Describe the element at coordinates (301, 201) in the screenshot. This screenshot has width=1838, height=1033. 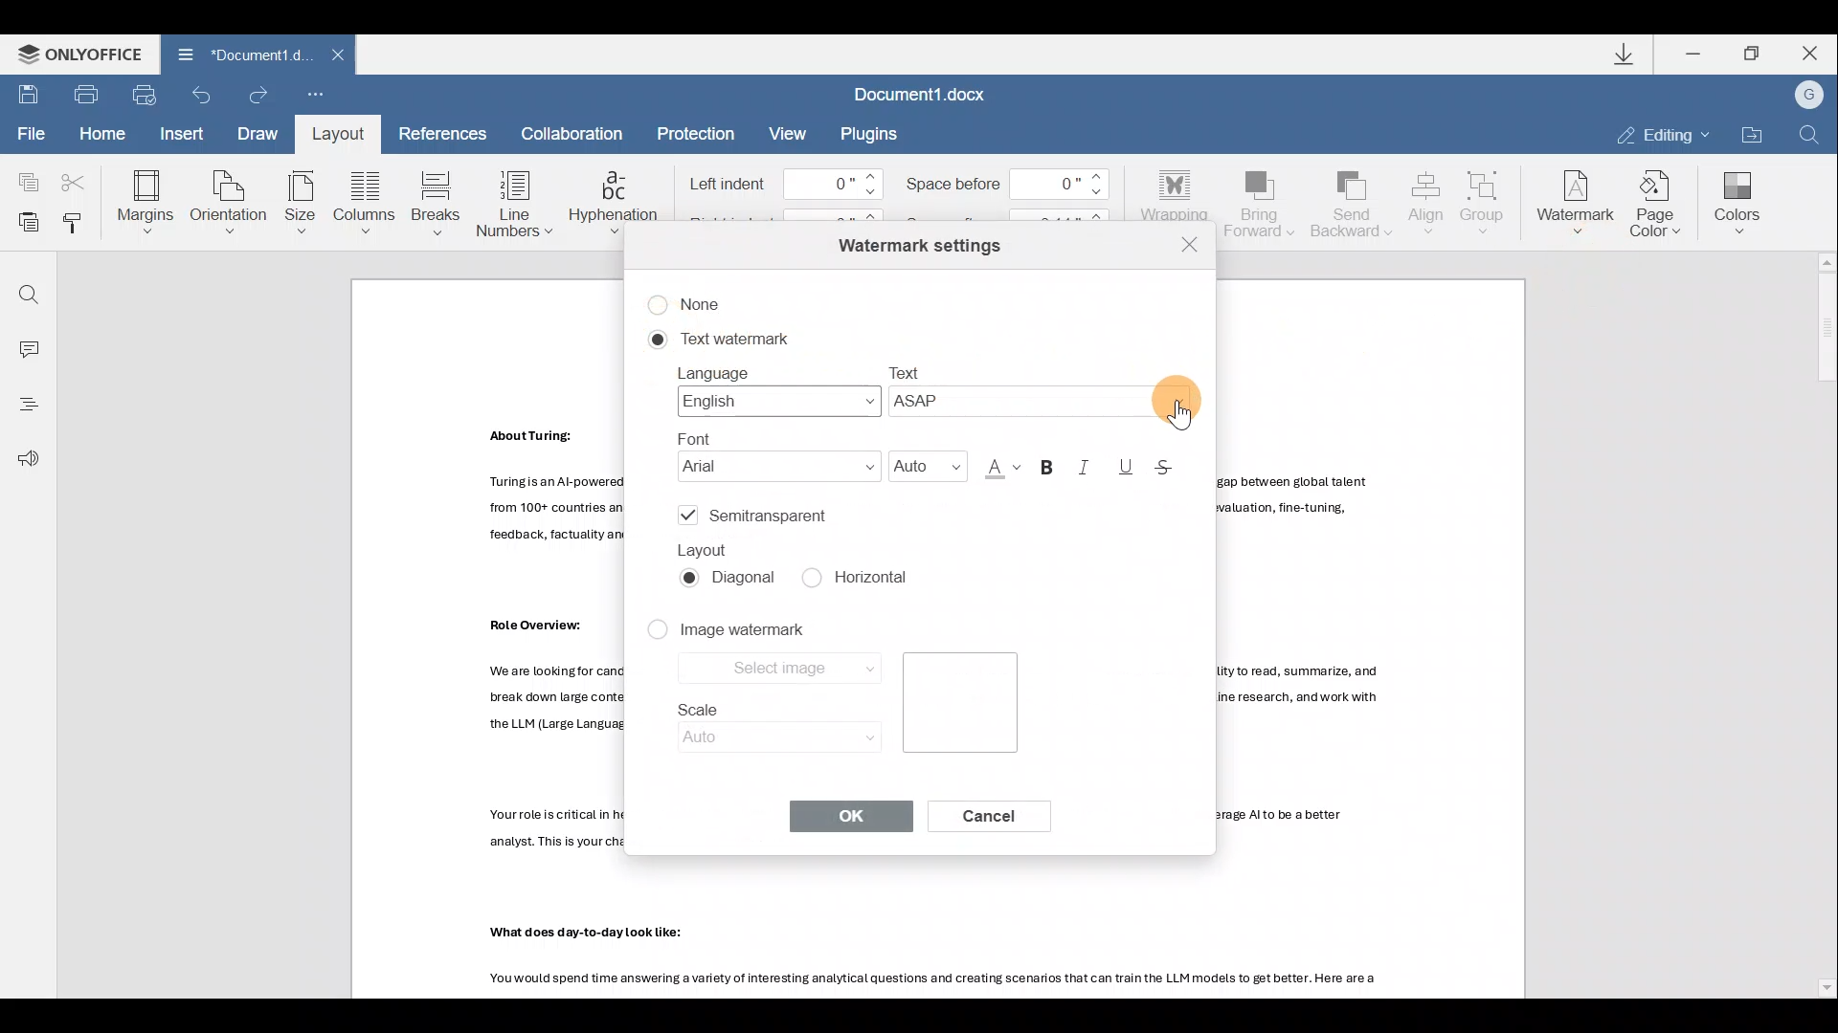
I see `Size` at that location.